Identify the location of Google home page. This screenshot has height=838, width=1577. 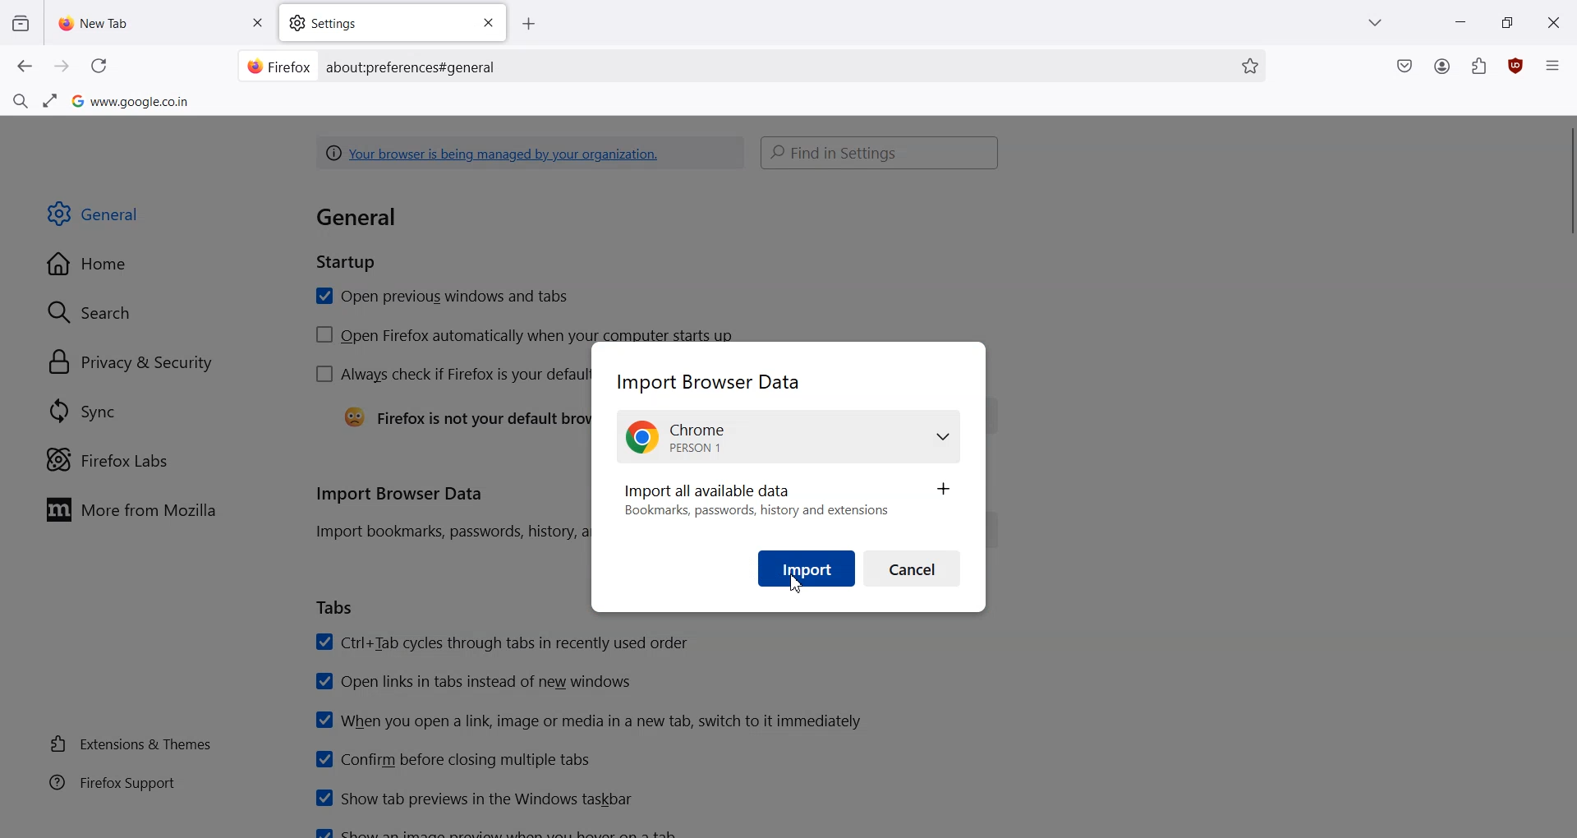
(131, 100).